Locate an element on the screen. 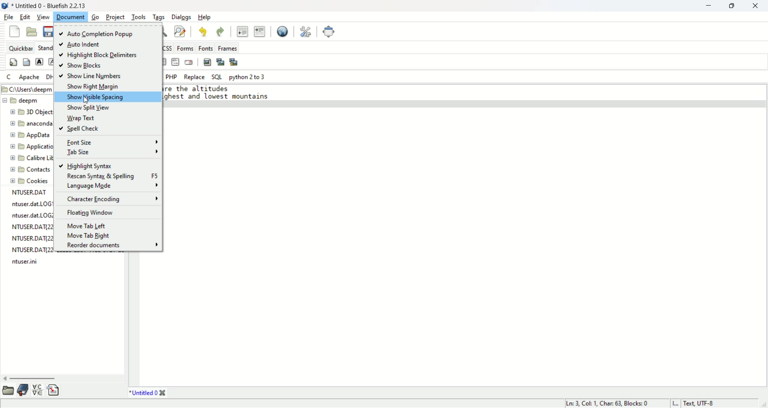  DHTML is located at coordinates (49, 78).